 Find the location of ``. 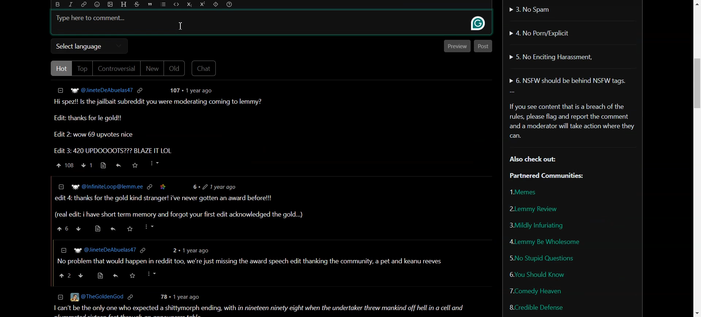

 is located at coordinates (151, 274).